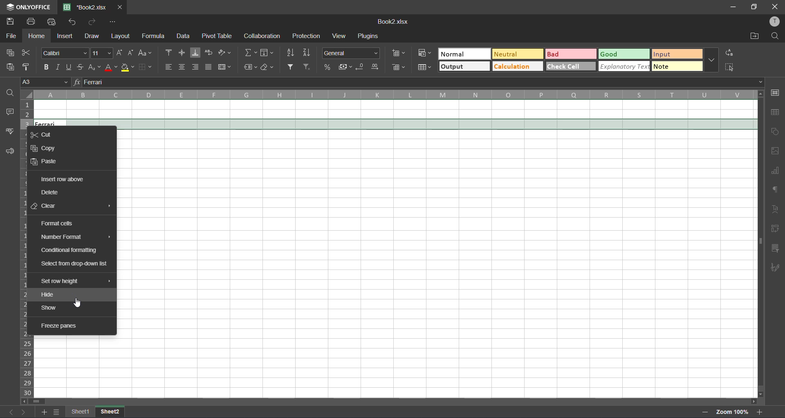 This screenshot has height=418, width=785. Describe the element at coordinates (306, 36) in the screenshot. I see `protection` at that location.